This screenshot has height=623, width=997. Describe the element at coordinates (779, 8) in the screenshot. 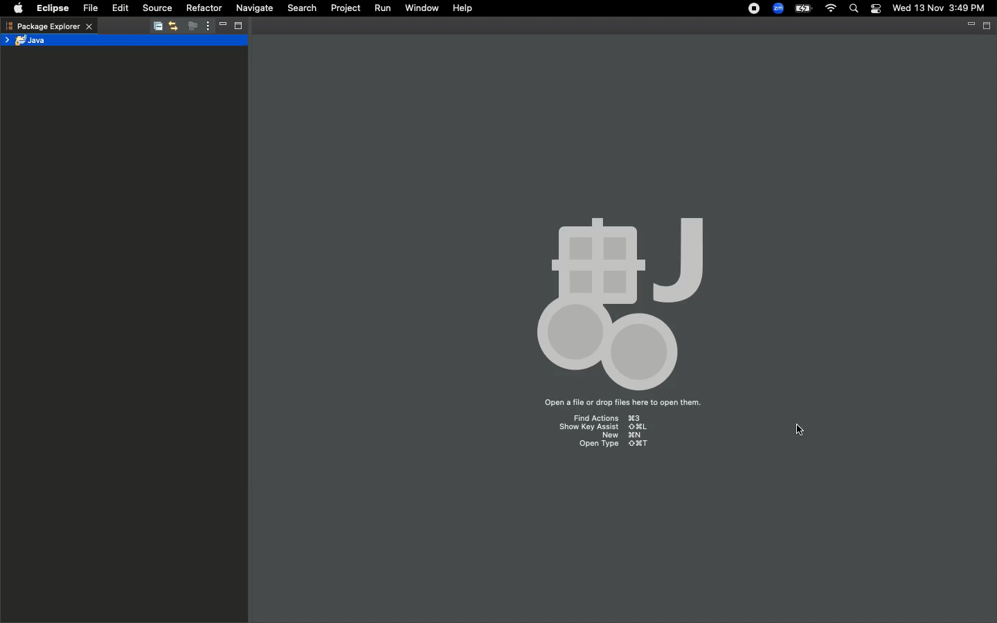

I see `Zoom` at that location.